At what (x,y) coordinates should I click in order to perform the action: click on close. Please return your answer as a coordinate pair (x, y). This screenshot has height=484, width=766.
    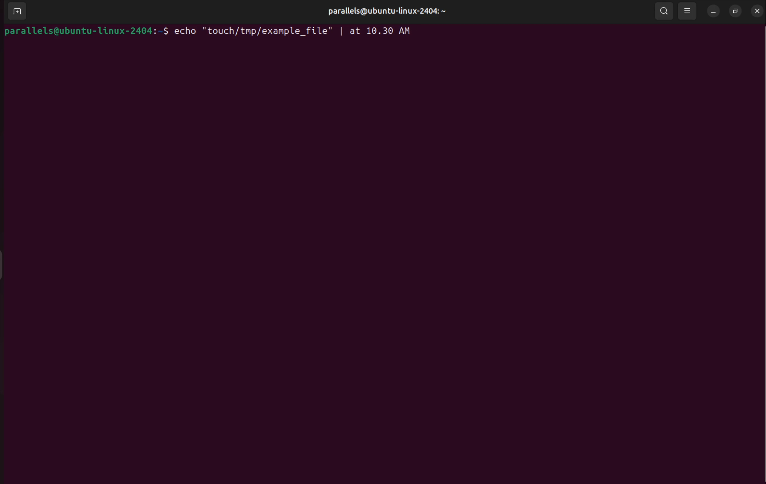
    Looking at the image, I should click on (756, 11).